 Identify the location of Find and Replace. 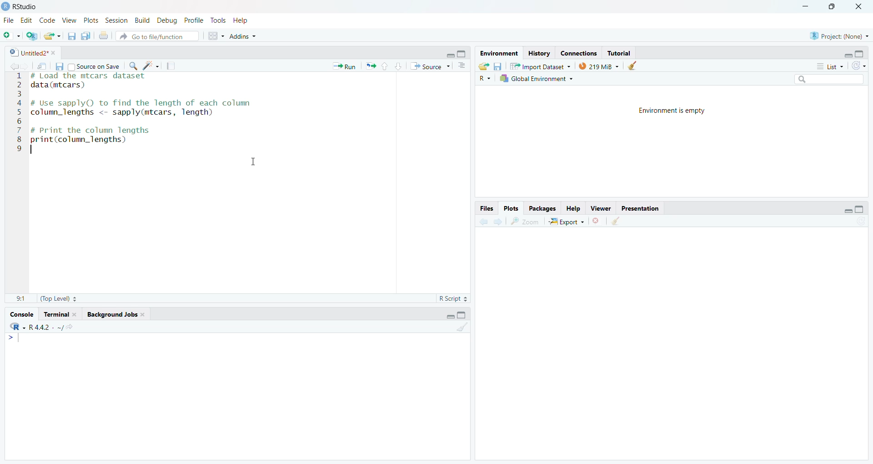
(133, 66).